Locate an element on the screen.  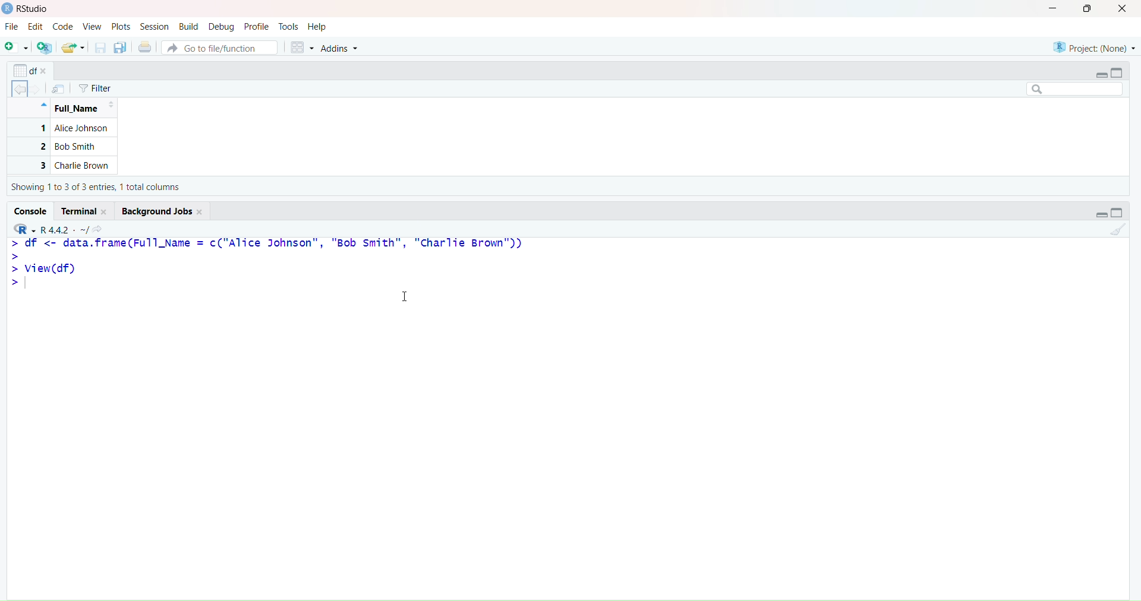
Hide is located at coordinates (43, 104).